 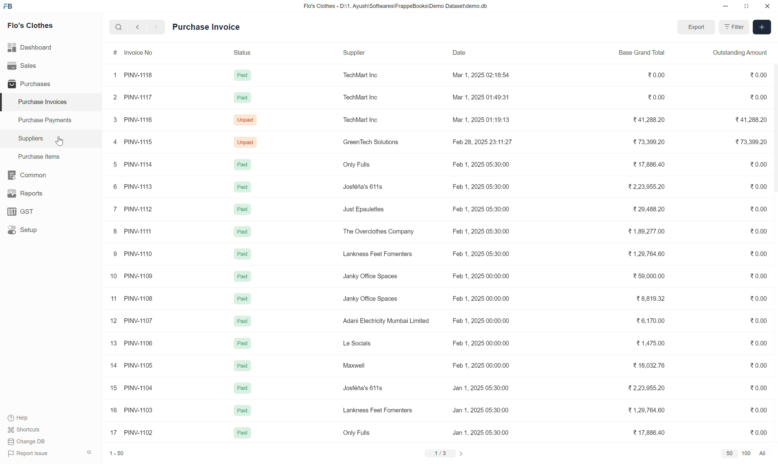 I want to click on TechMart Inc, so click(x=361, y=119).